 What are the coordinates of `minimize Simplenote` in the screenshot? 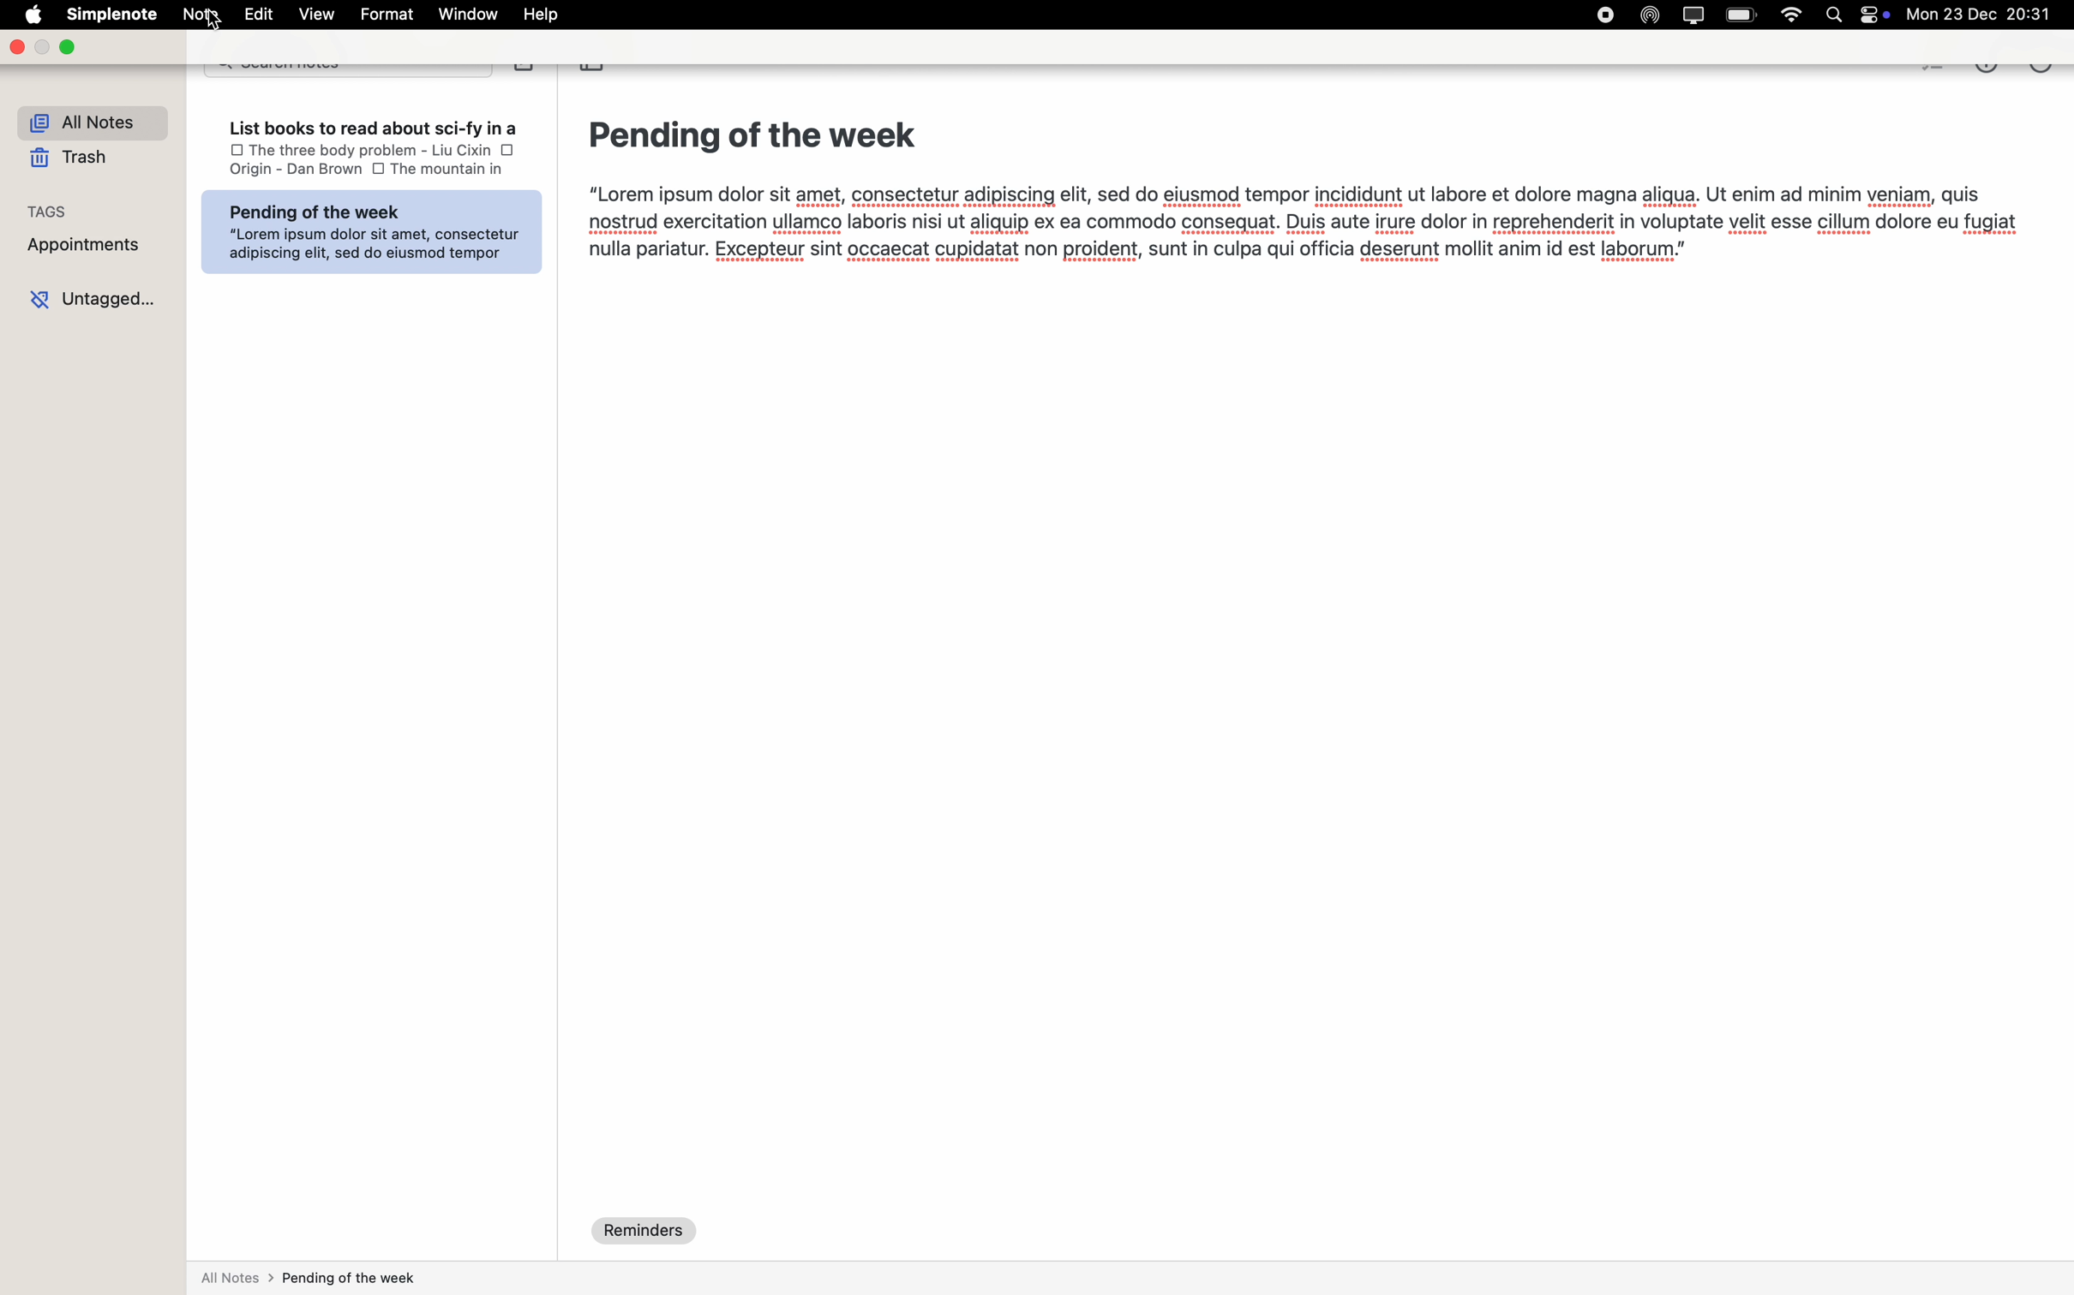 It's located at (43, 46).